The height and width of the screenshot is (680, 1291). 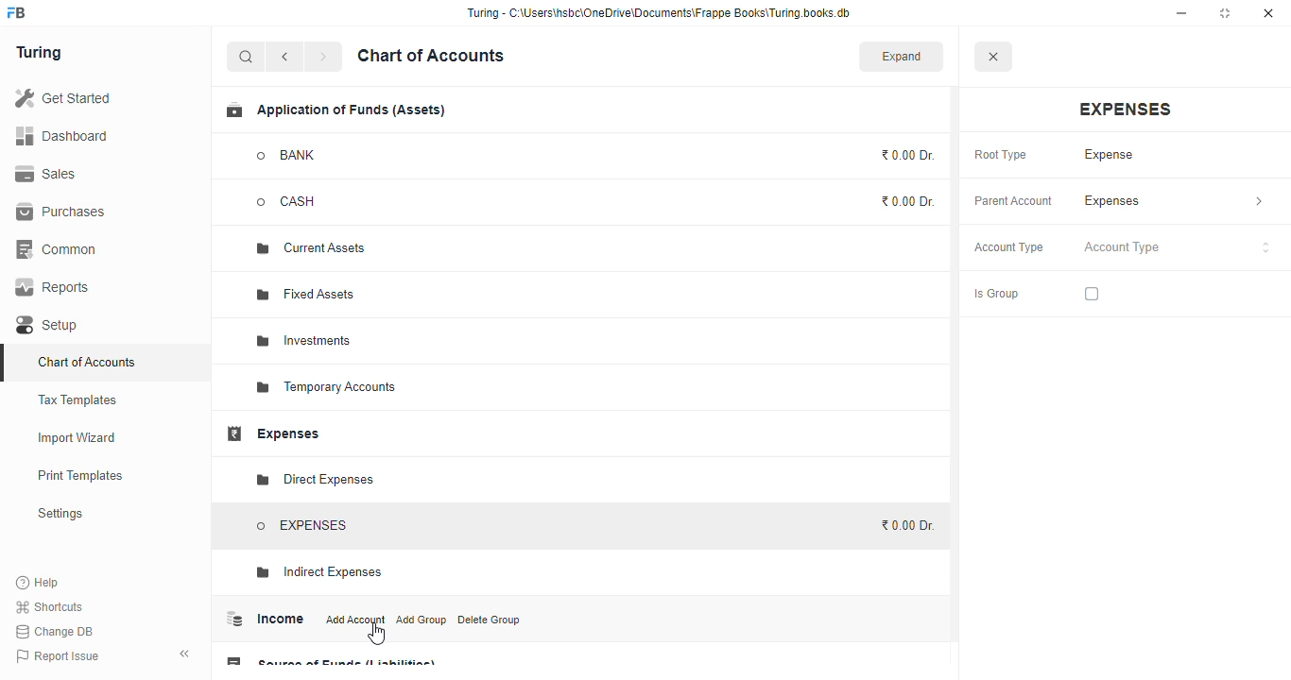 What do you see at coordinates (1225, 13) in the screenshot?
I see `maximize` at bounding box center [1225, 13].